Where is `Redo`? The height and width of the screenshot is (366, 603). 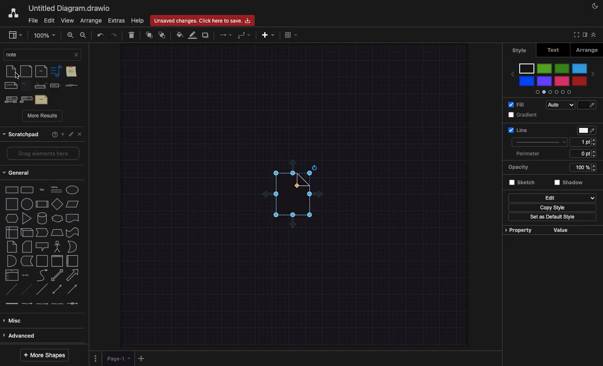
Redo is located at coordinates (114, 35).